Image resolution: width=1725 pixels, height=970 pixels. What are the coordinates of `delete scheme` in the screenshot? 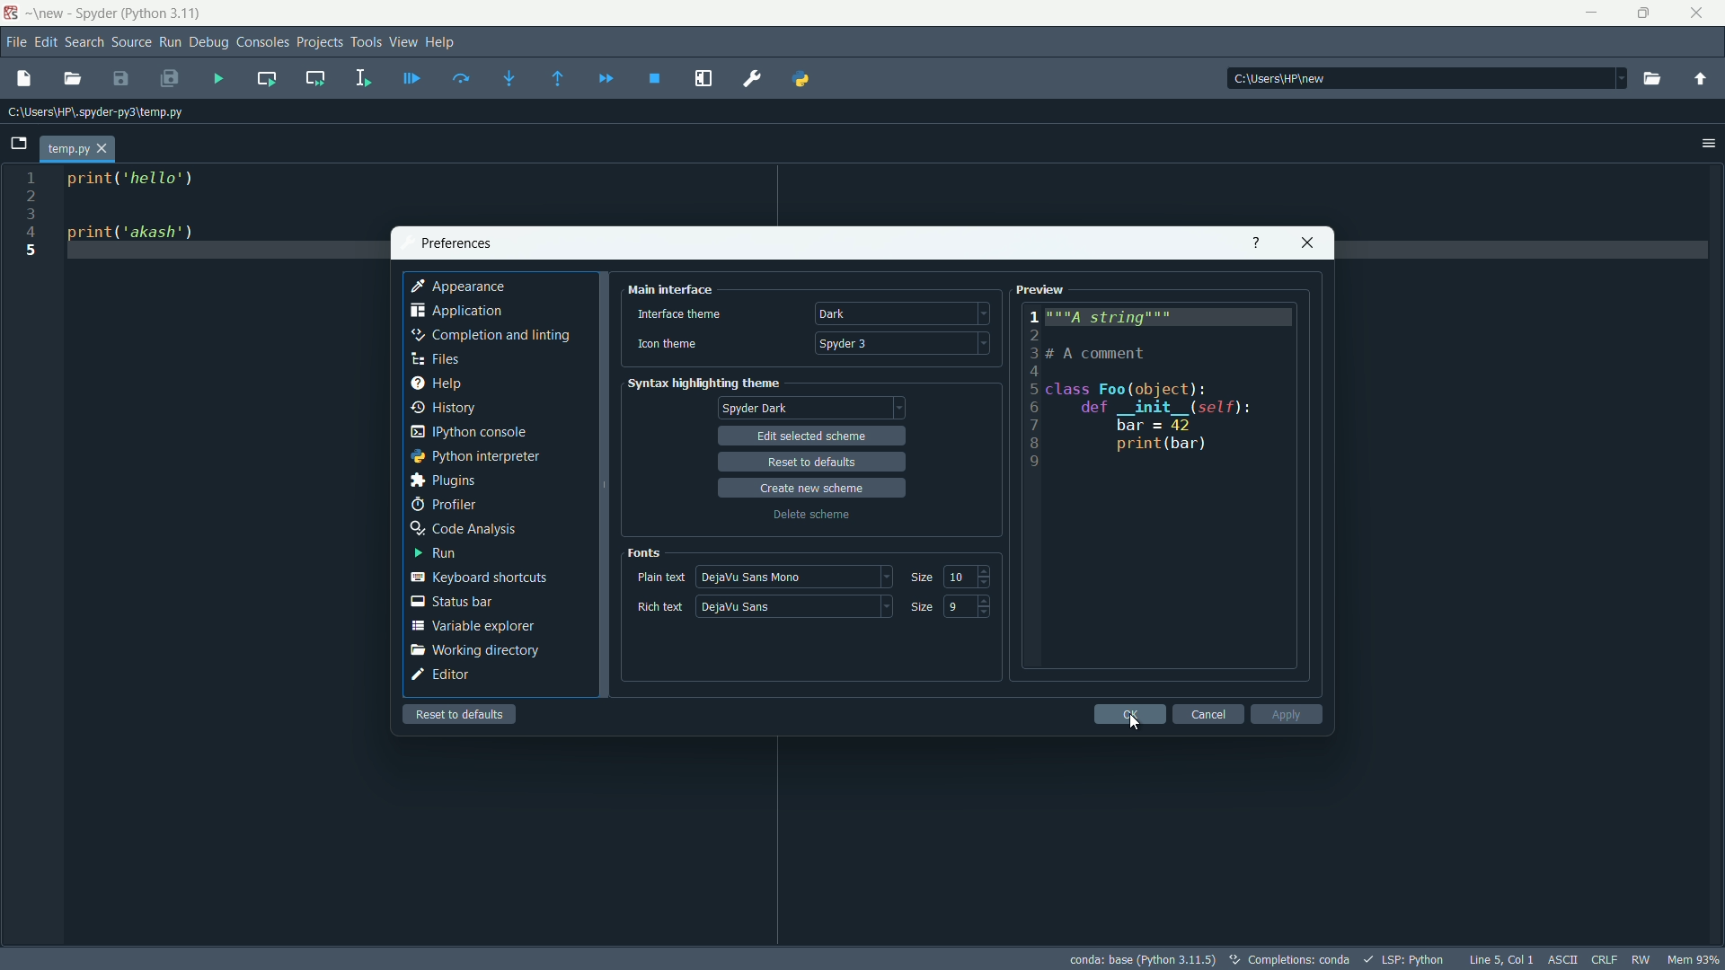 It's located at (811, 515).